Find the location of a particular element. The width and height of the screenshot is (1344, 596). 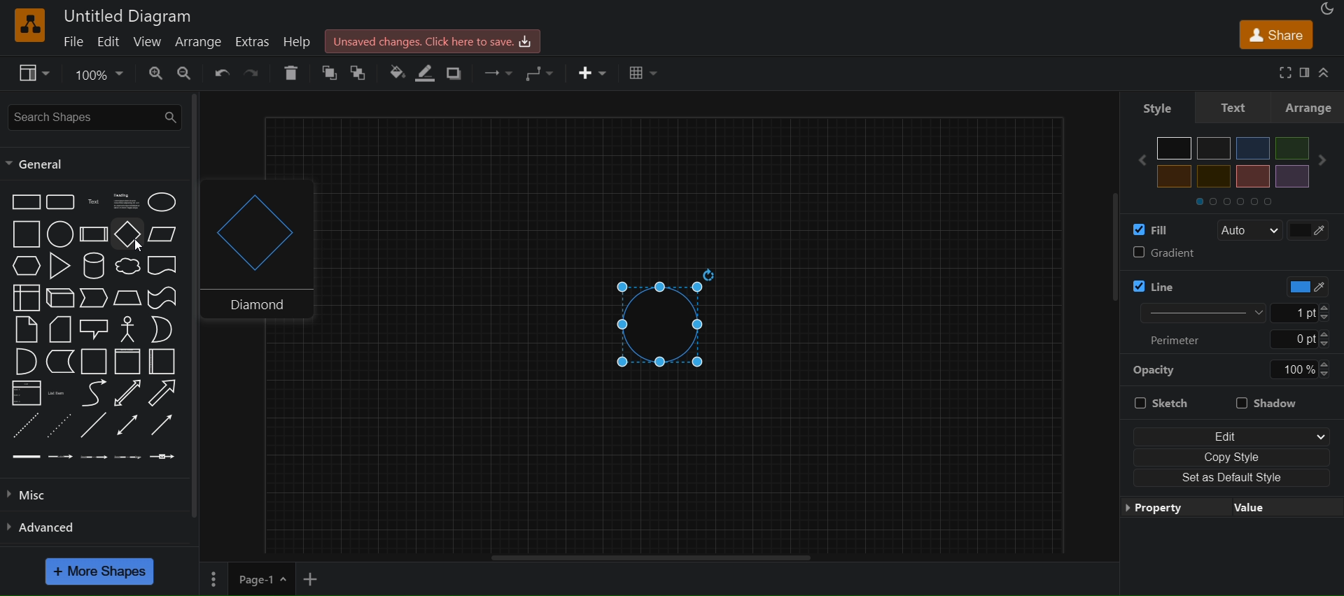

zoom in is located at coordinates (155, 73).